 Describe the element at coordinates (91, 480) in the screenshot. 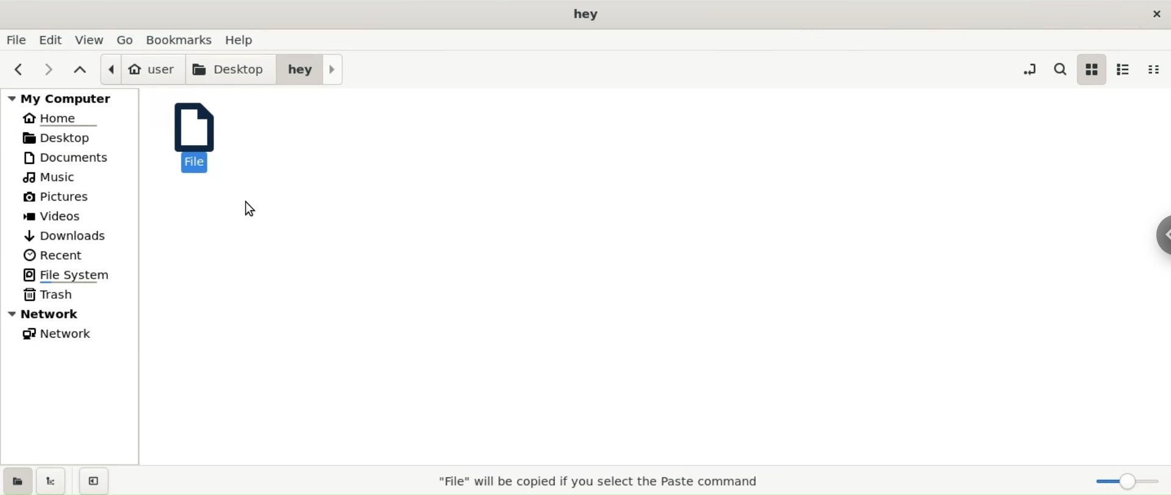

I see `close sidebar` at that location.